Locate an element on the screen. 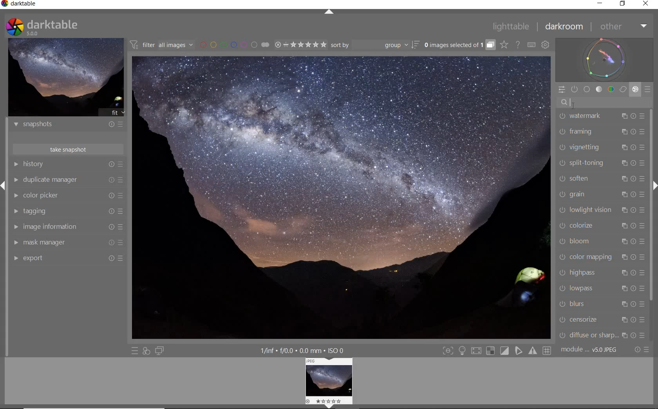  presets is located at coordinates (643, 257).